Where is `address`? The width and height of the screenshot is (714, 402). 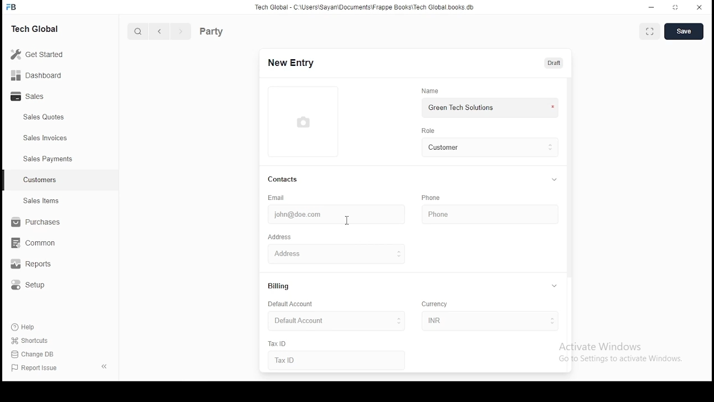 address is located at coordinates (321, 252).